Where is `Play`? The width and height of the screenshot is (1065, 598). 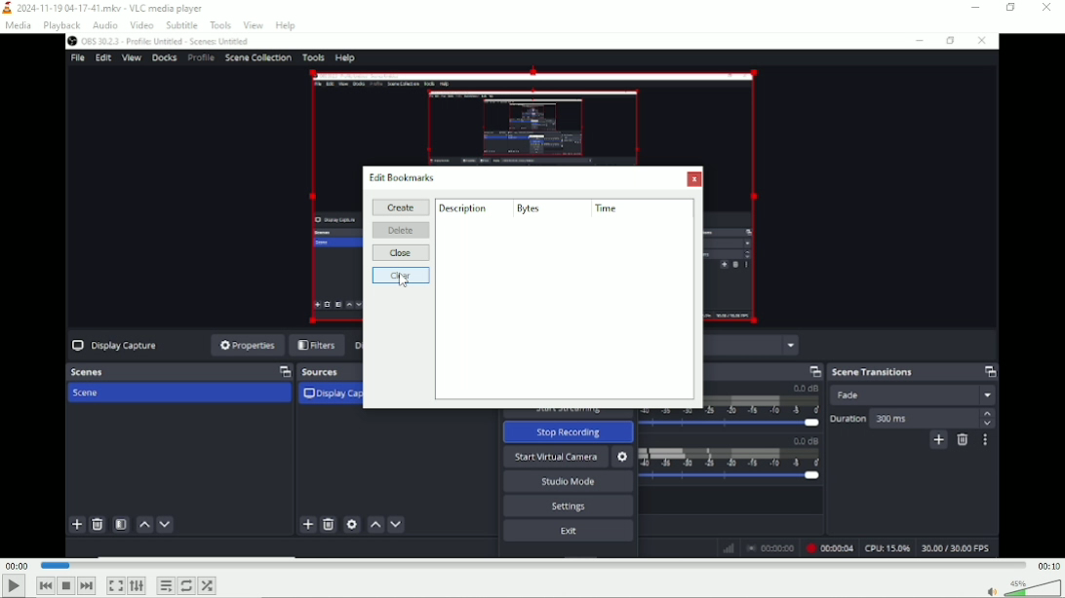
Play is located at coordinates (13, 586).